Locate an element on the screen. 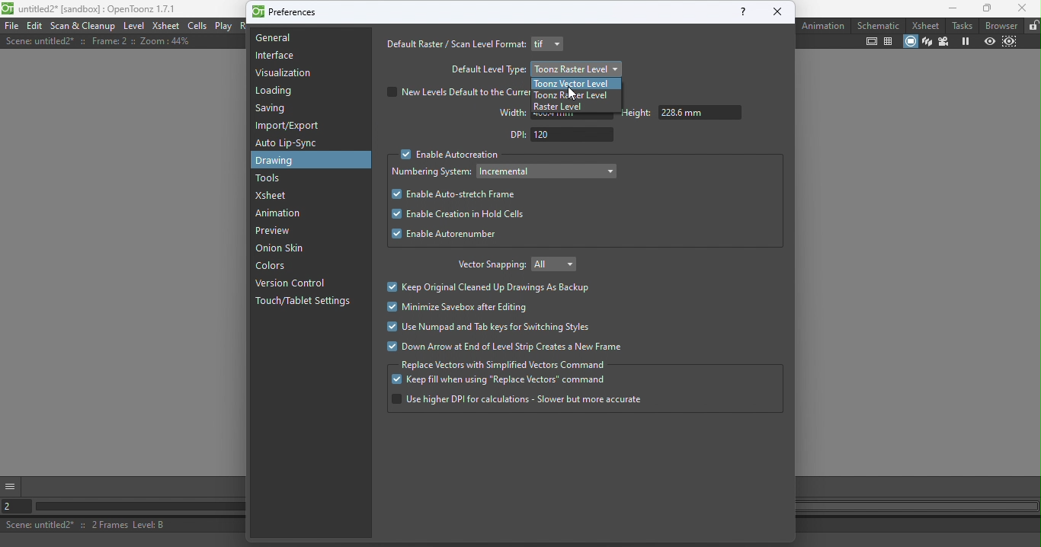  colors is located at coordinates (275, 267).